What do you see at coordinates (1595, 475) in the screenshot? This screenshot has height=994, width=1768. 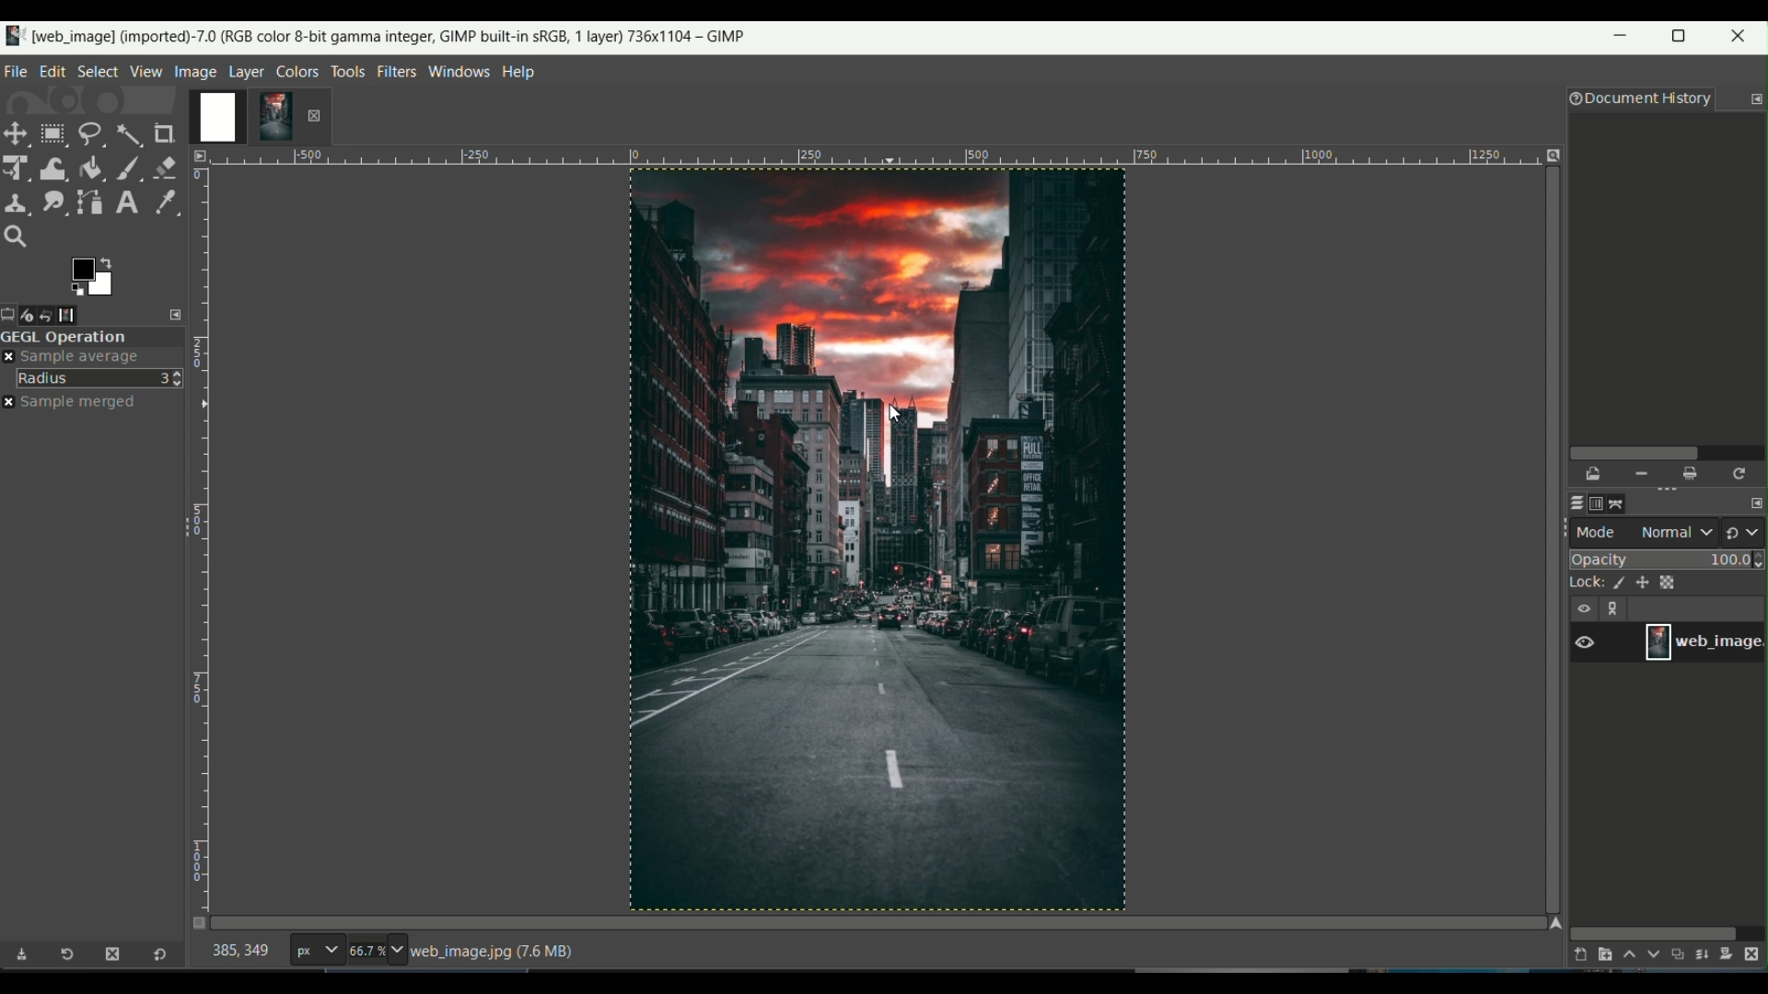 I see `open the selected entry` at bounding box center [1595, 475].